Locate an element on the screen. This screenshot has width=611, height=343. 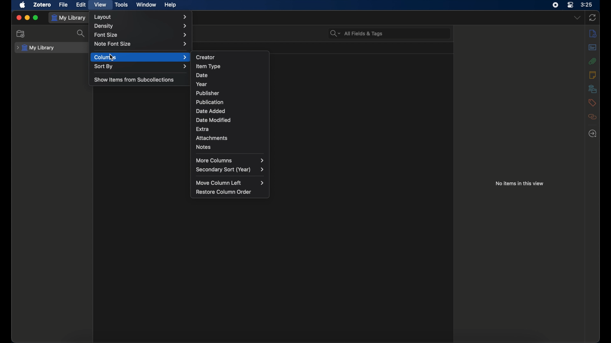
dropdown is located at coordinates (577, 18).